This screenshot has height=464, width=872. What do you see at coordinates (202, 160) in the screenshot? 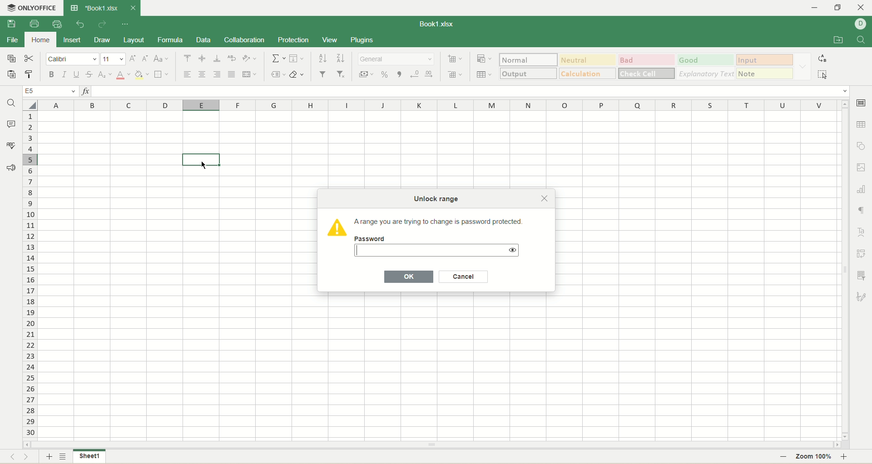
I see `active cell` at bounding box center [202, 160].